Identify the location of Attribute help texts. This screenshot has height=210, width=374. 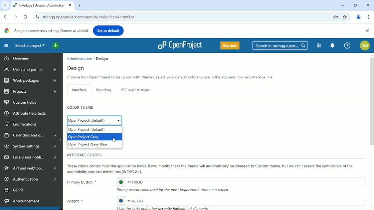
(27, 113).